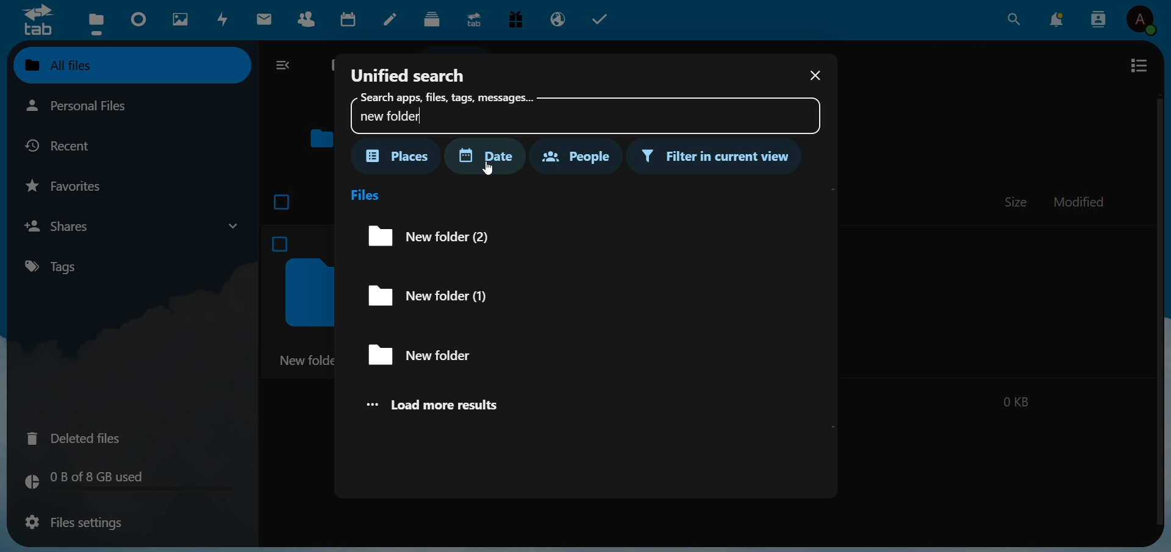 The height and width of the screenshot is (552, 1171). I want to click on folder icon, so click(306, 292).